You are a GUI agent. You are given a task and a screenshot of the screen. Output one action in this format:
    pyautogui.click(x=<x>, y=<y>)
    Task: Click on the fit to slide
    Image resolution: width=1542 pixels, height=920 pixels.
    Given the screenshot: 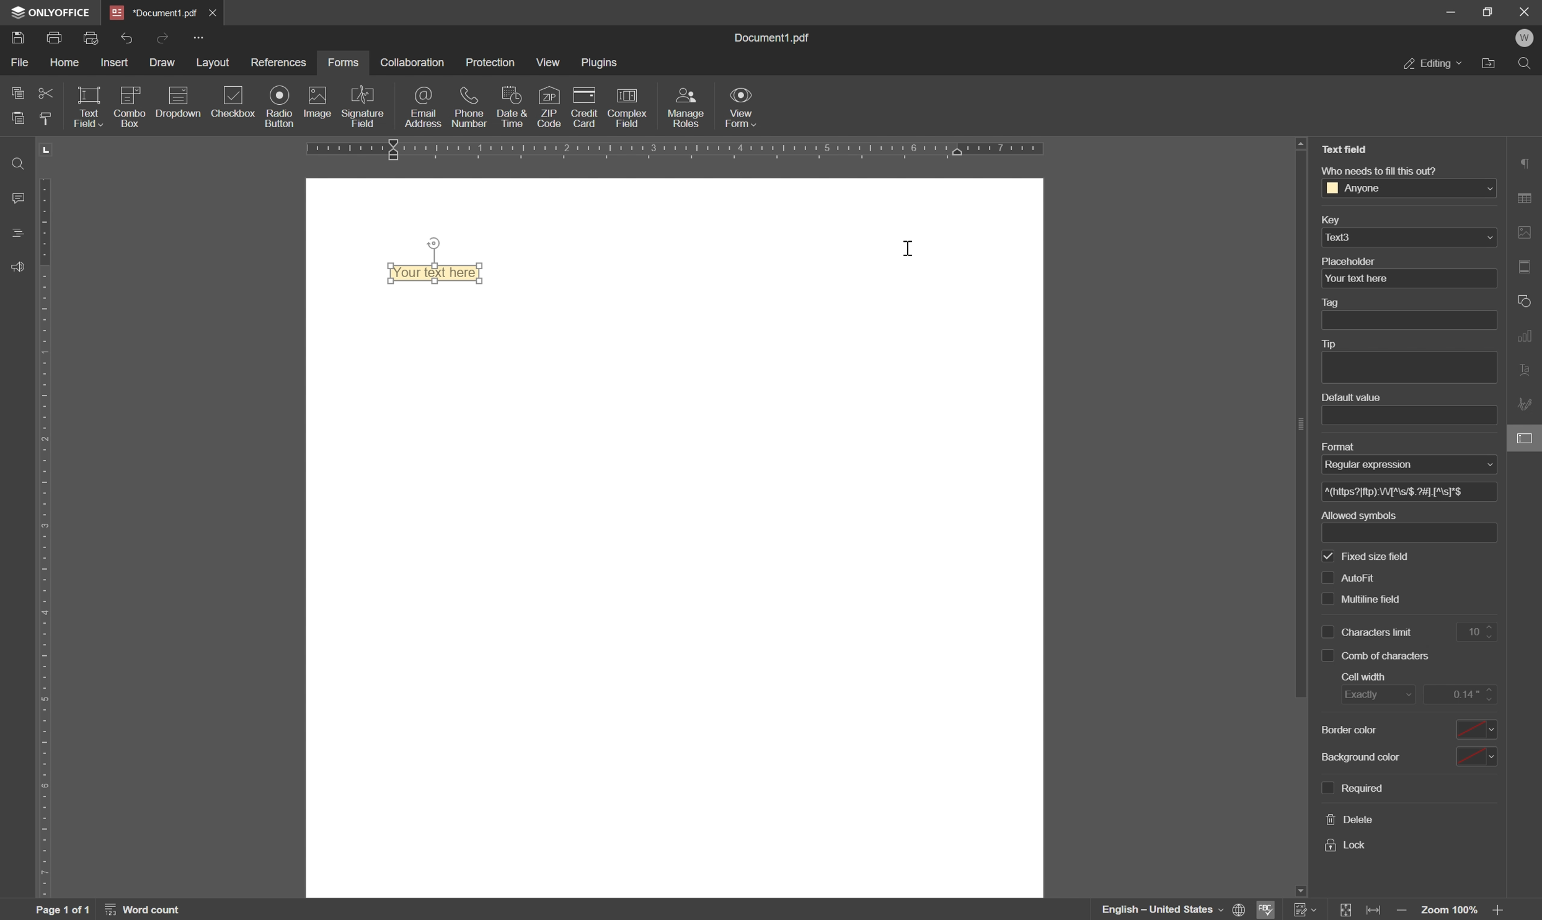 What is the action you would take?
    pyautogui.click(x=1347, y=910)
    